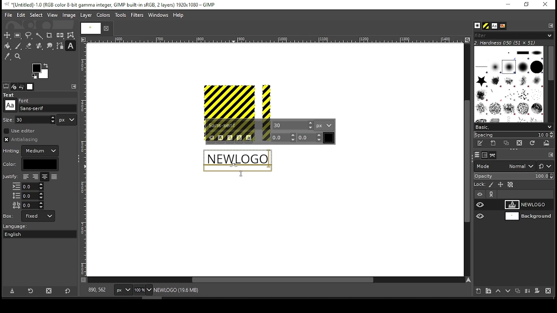 Image resolution: width=557 pixels, height=313 pixels. What do you see at coordinates (480, 204) in the screenshot?
I see `layer visibility on/off` at bounding box center [480, 204].